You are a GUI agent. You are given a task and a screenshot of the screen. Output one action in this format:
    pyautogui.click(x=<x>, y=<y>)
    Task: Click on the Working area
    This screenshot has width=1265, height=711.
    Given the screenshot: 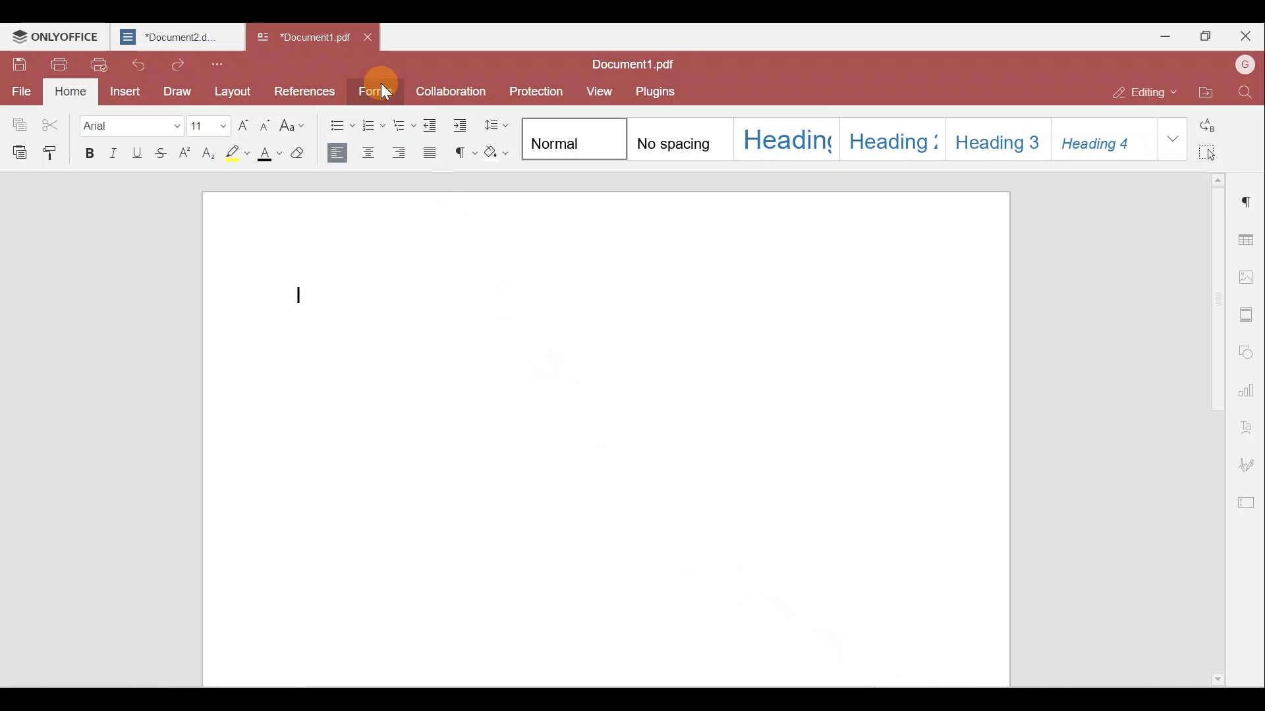 What is the action you would take?
    pyautogui.click(x=608, y=433)
    